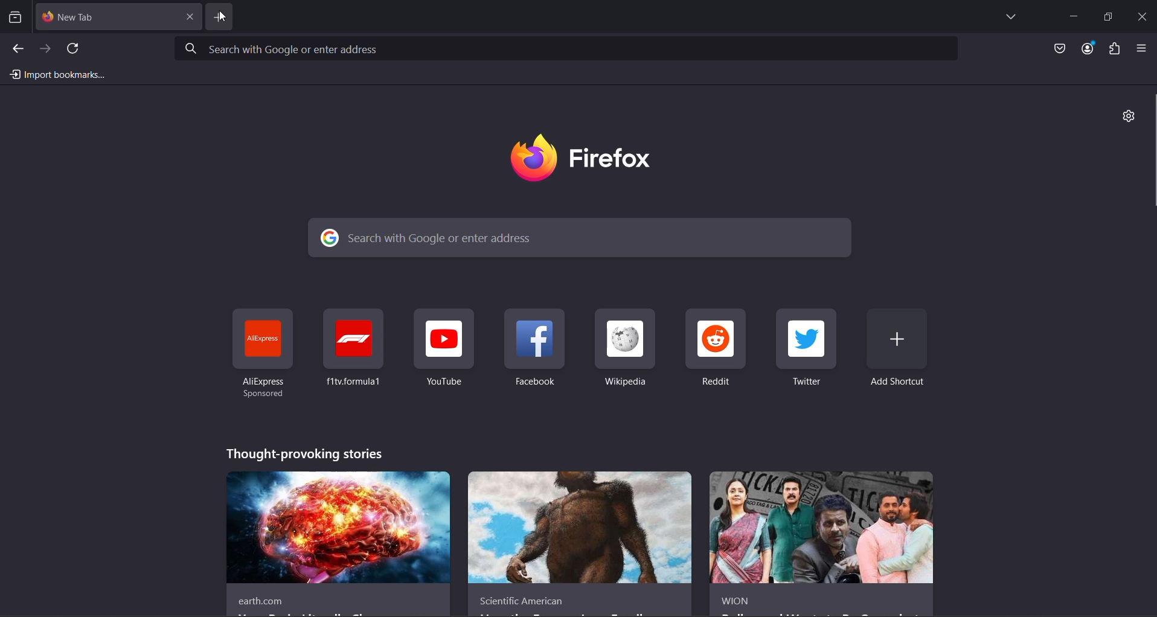  What do you see at coordinates (1149, 150) in the screenshot?
I see `scroll bar` at bounding box center [1149, 150].